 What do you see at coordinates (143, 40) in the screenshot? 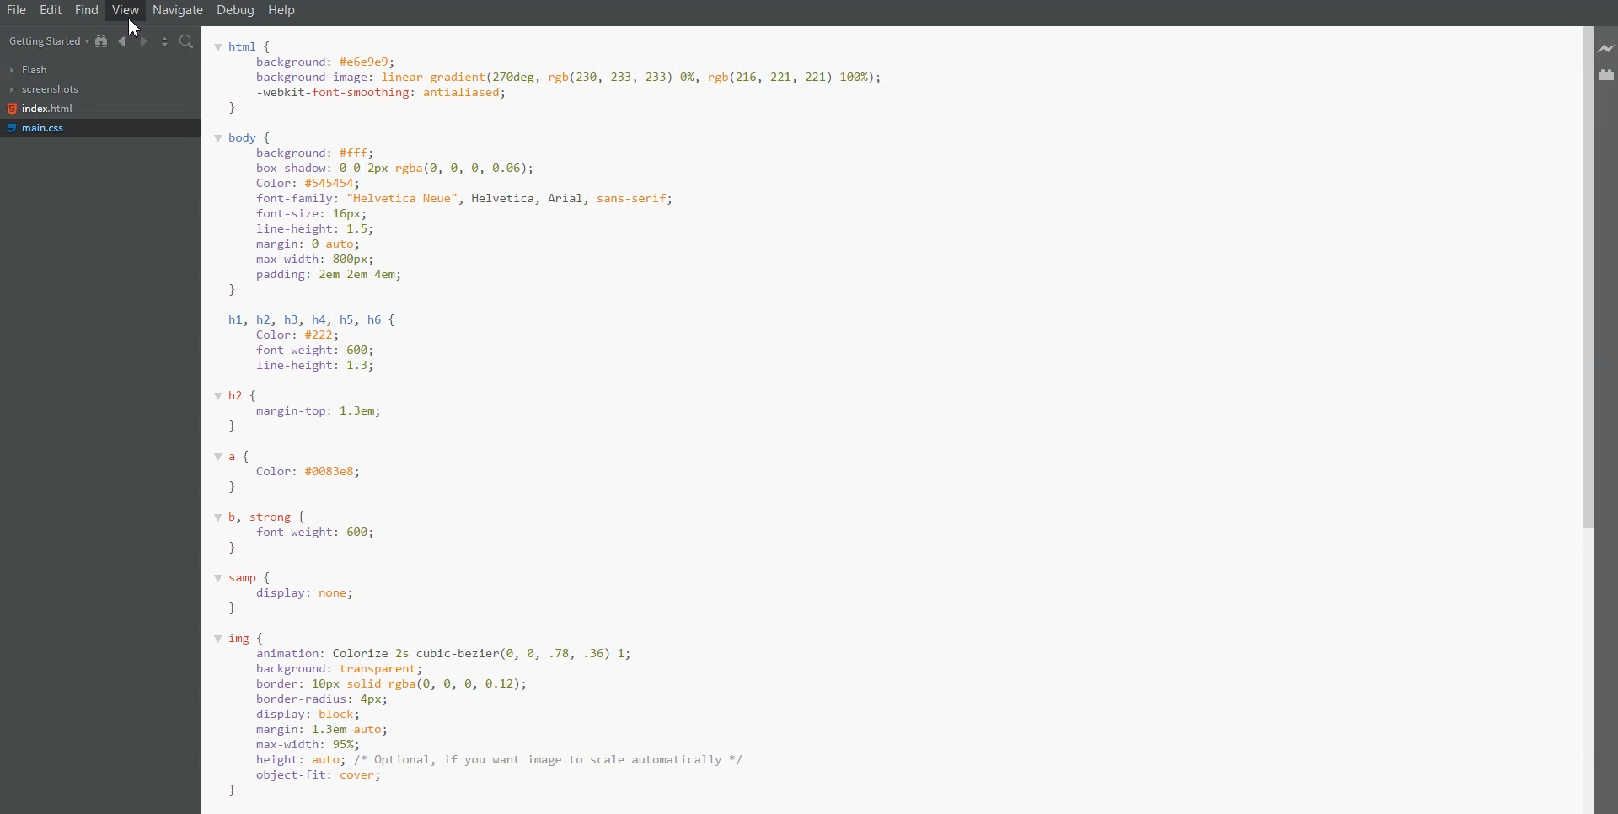
I see `Navigate Forwards` at bounding box center [143, 40].